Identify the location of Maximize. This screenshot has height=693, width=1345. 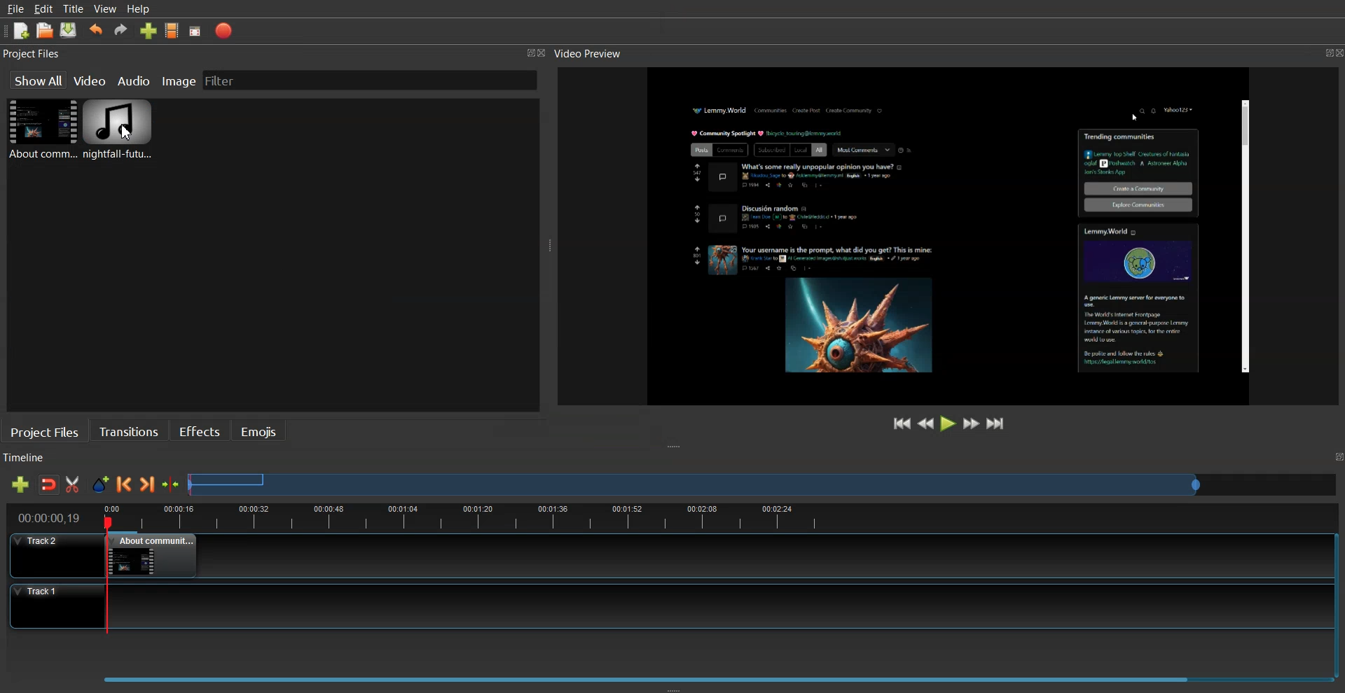
(530, 52).